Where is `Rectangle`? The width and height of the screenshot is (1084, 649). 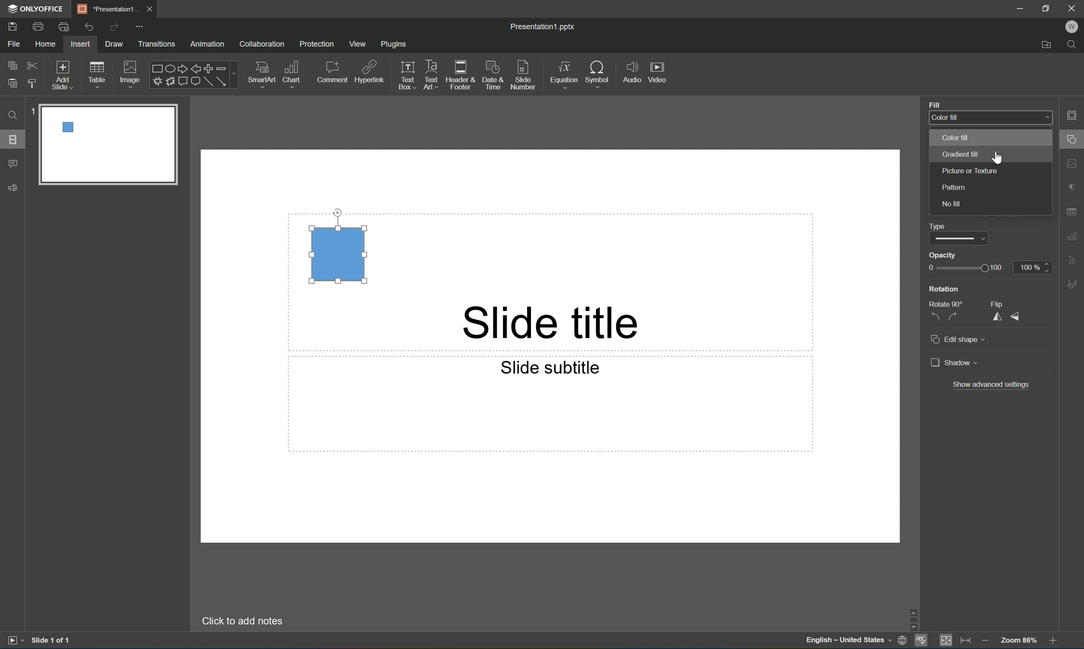 Rectangle is located at coordinates (155, 69).